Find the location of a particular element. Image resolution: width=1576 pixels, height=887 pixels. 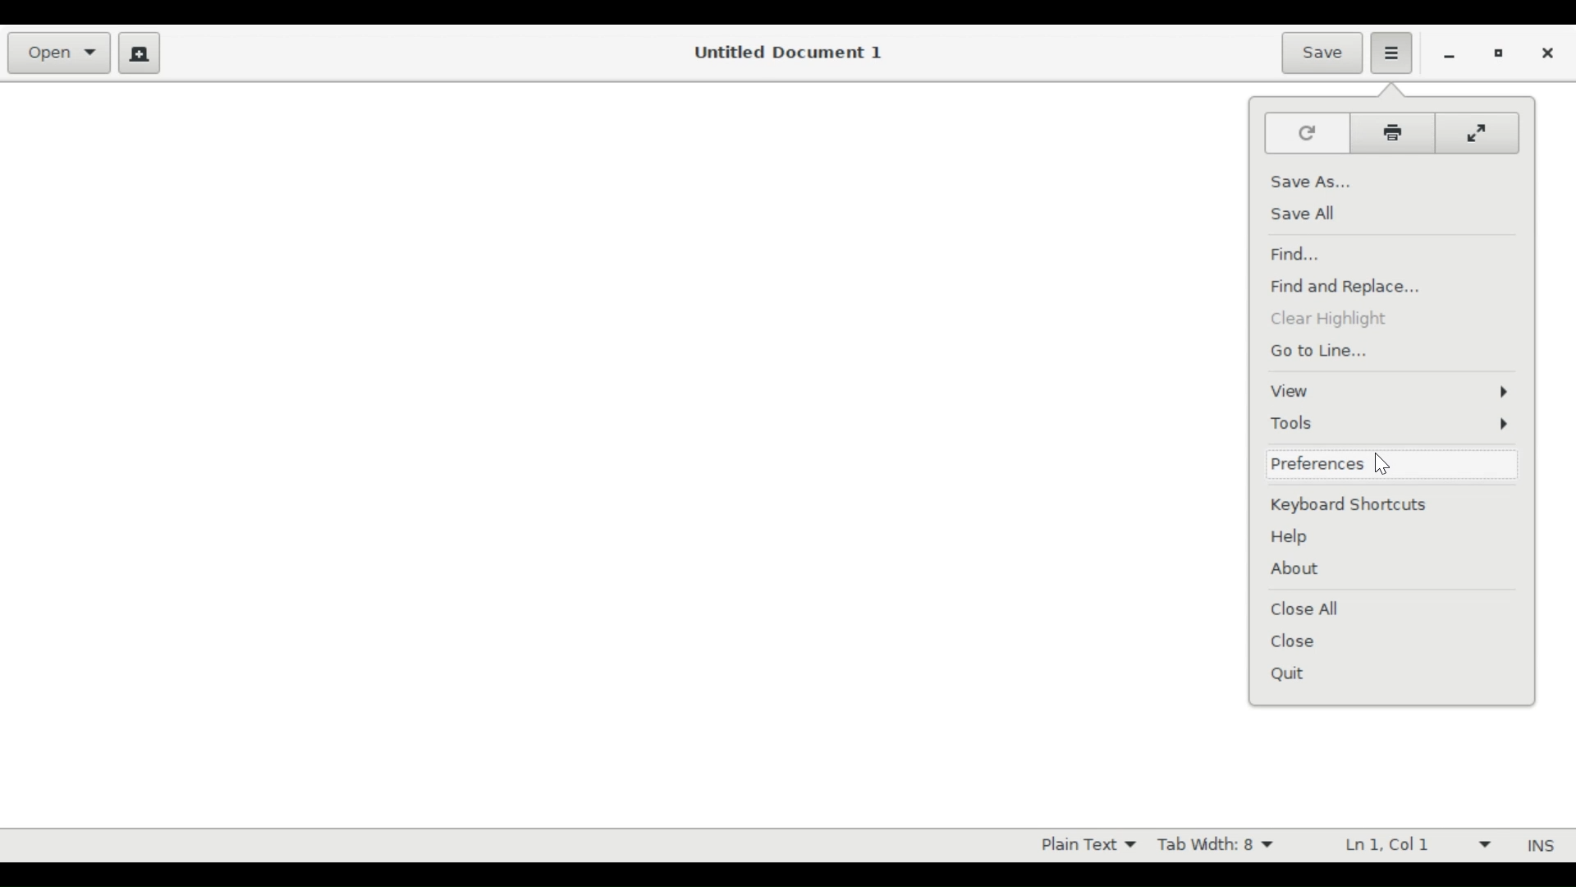

Quit is located at coordinates (1293, 673).